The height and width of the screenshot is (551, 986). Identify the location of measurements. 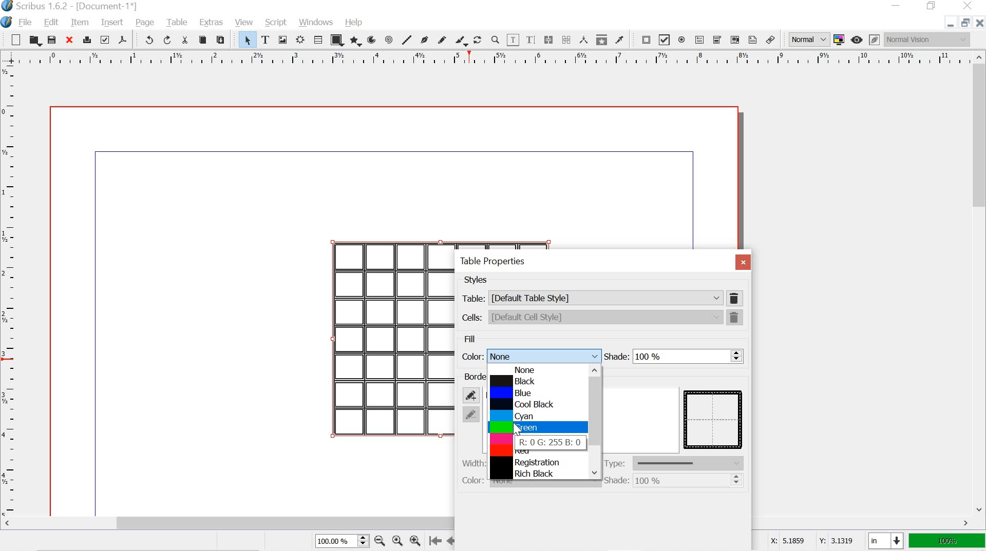
(584, 40).